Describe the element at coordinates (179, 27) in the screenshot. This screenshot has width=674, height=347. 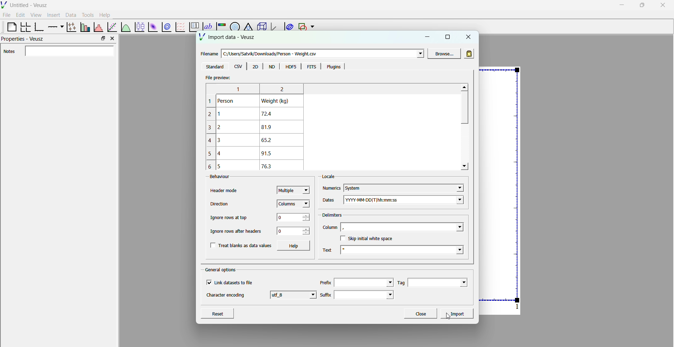
I see `plot a vector table` at that location.